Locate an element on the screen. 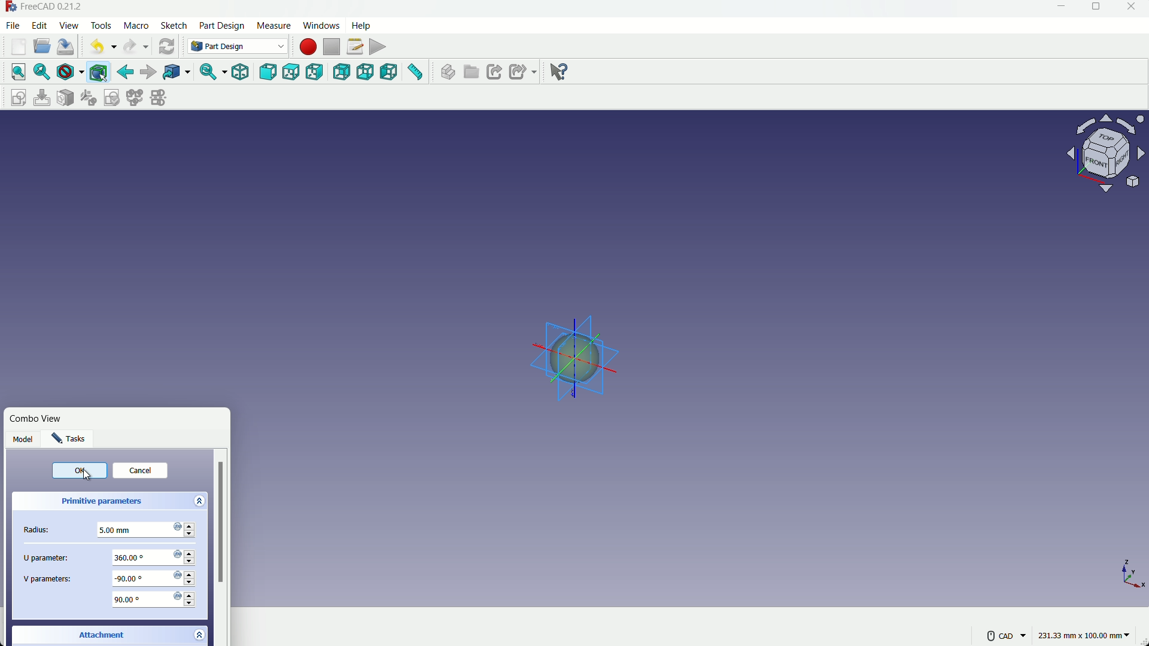 The image size is (1149, 646). validate sketch is located at coordinates (112, 97).